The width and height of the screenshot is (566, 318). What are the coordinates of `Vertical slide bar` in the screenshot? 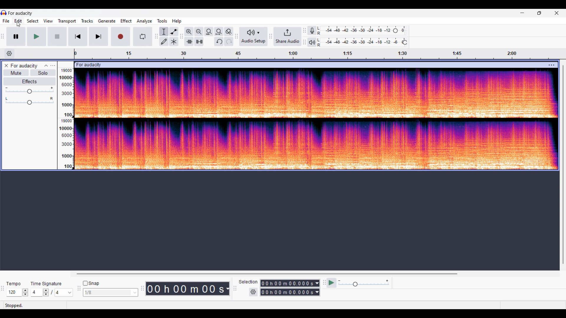 It's located at (563, 164).